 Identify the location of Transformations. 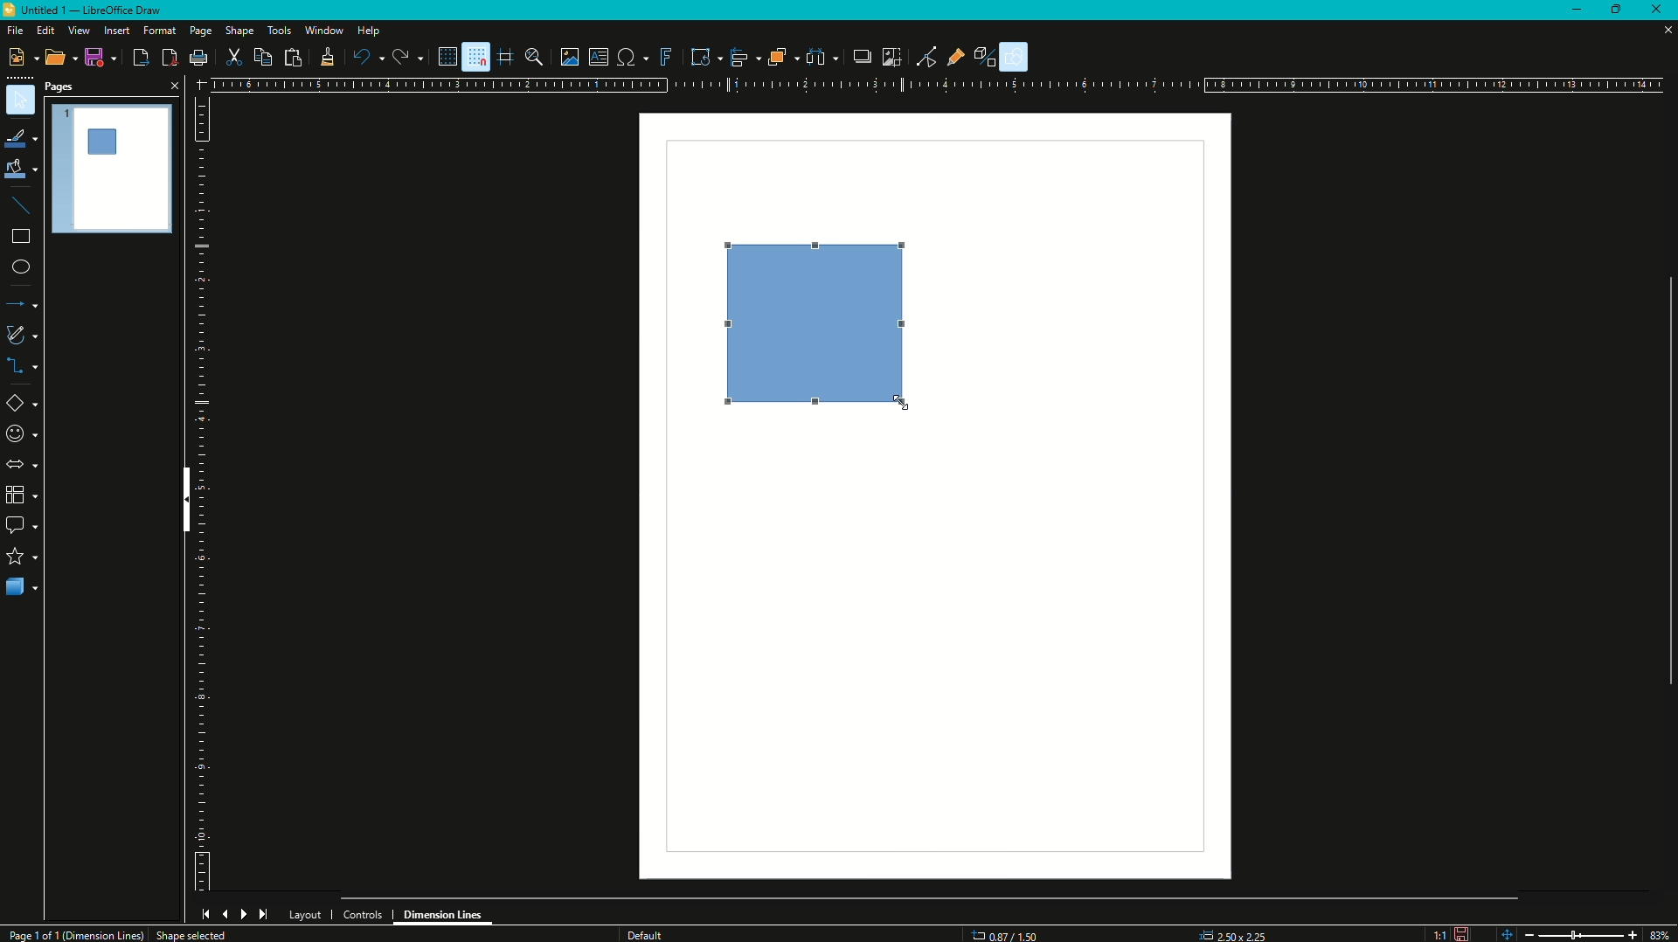
(699, 55).